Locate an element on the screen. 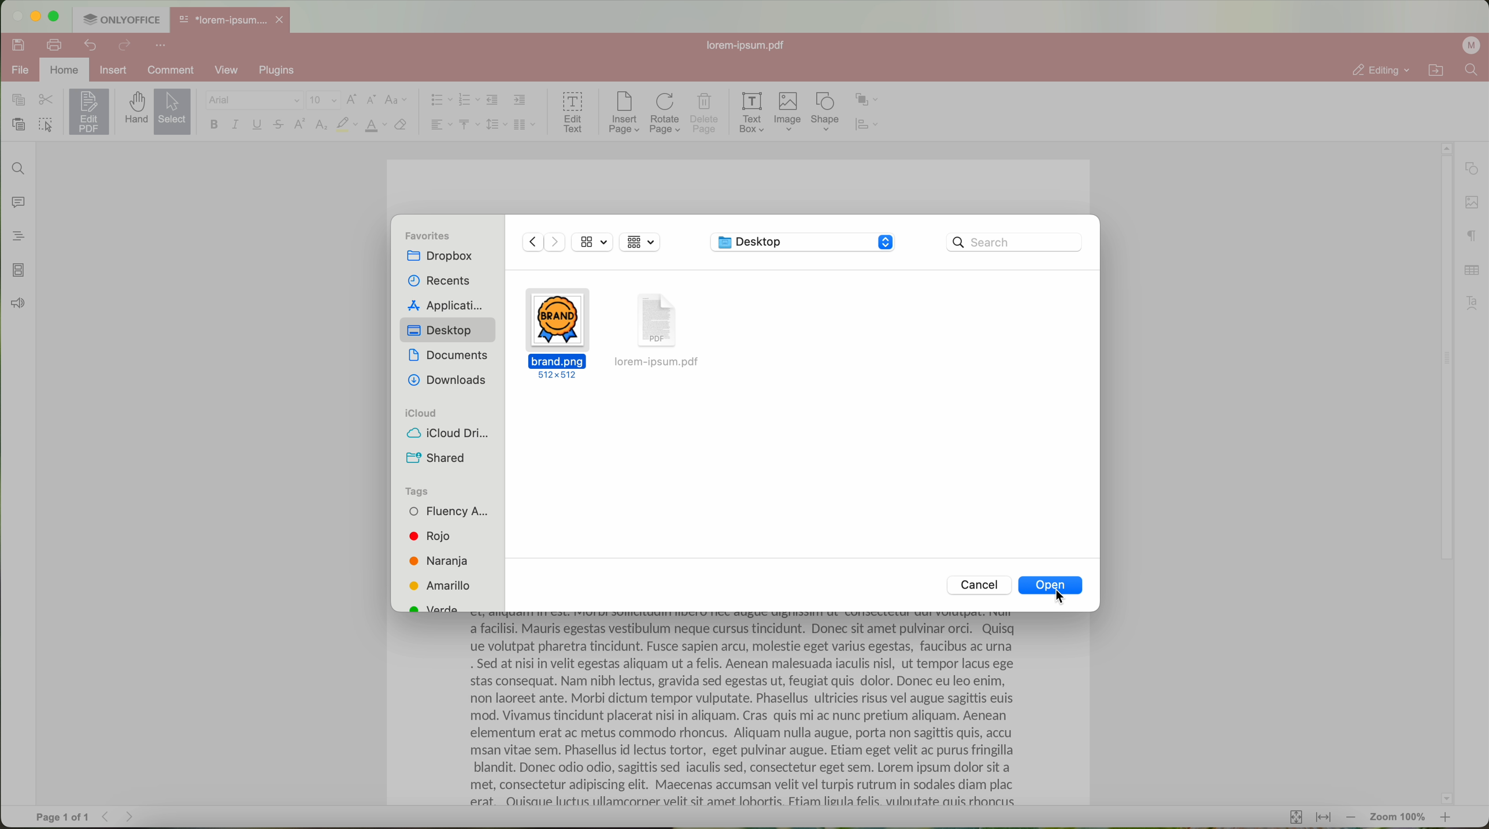 Image resolution: width=1489 pixels, height=829 pixels. lorem-ipsum.pdf is located at coordinates (750, 45).